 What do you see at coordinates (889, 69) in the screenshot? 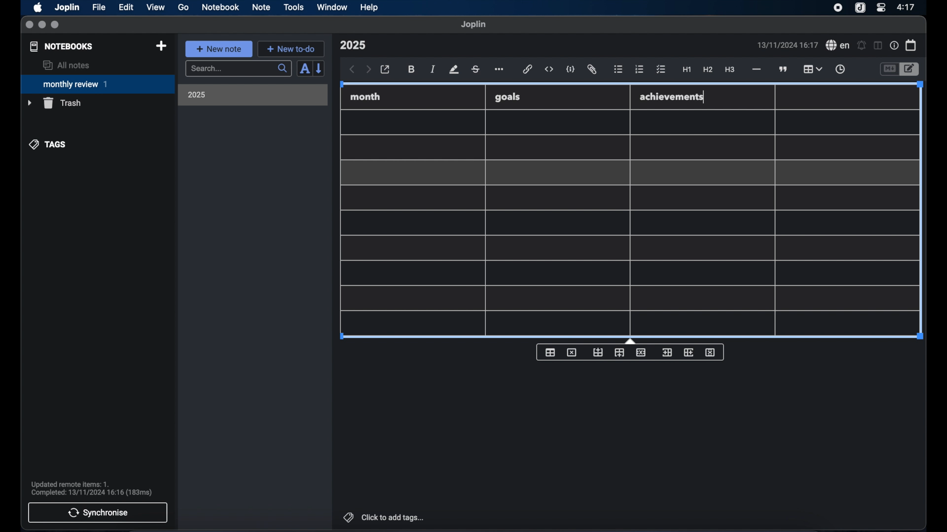
I see `toggle editor` at bounding box center [889, 69].